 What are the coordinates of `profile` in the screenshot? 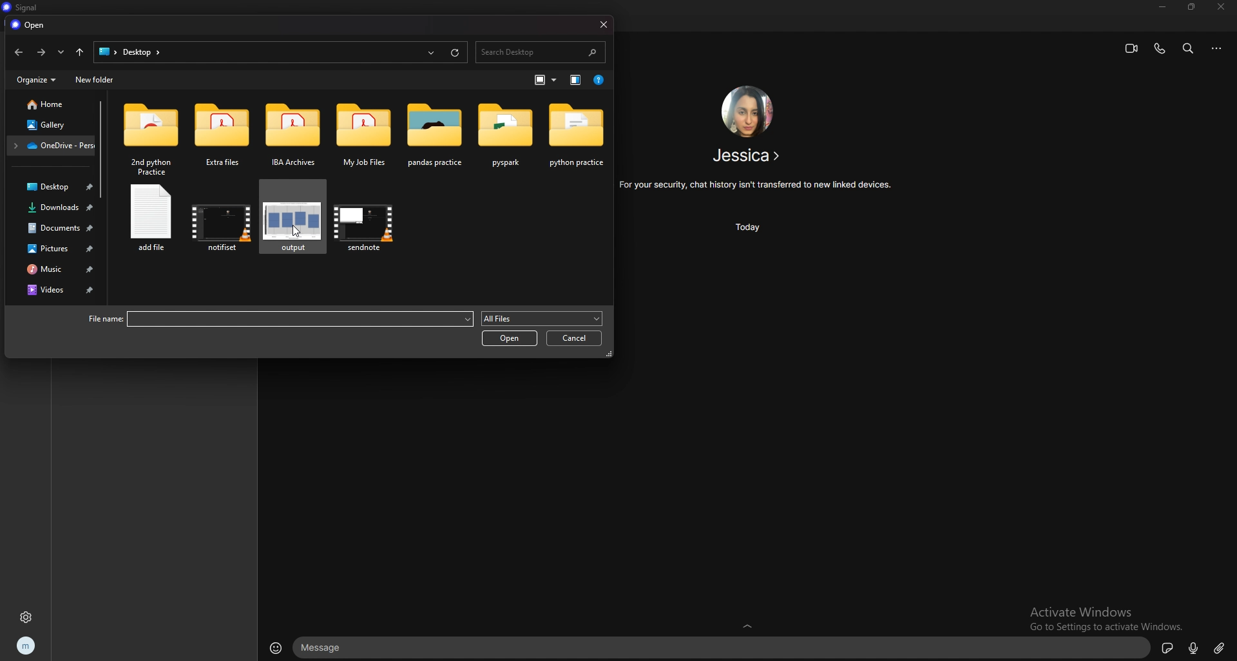 It's located at (27, 646).